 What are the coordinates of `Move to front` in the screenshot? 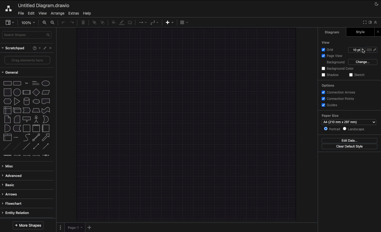 It's located at (93, 23).